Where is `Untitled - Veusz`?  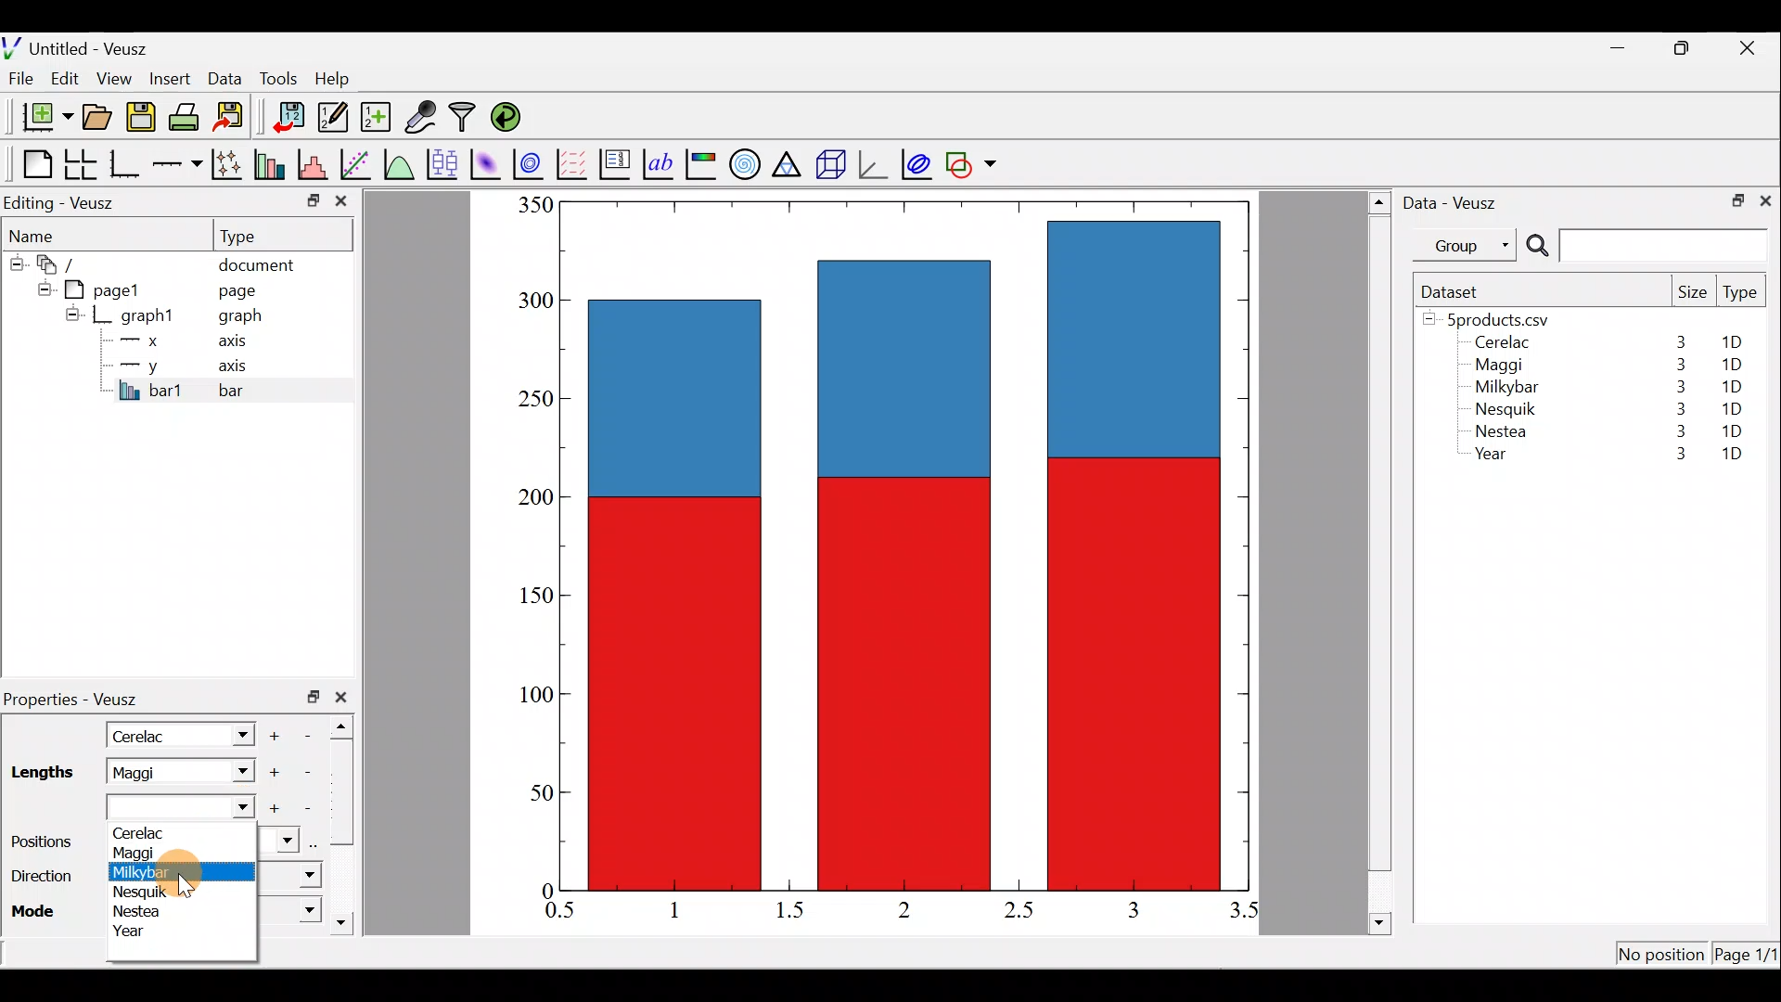
Untitled - Veusz is located at coordinates (83, 45).